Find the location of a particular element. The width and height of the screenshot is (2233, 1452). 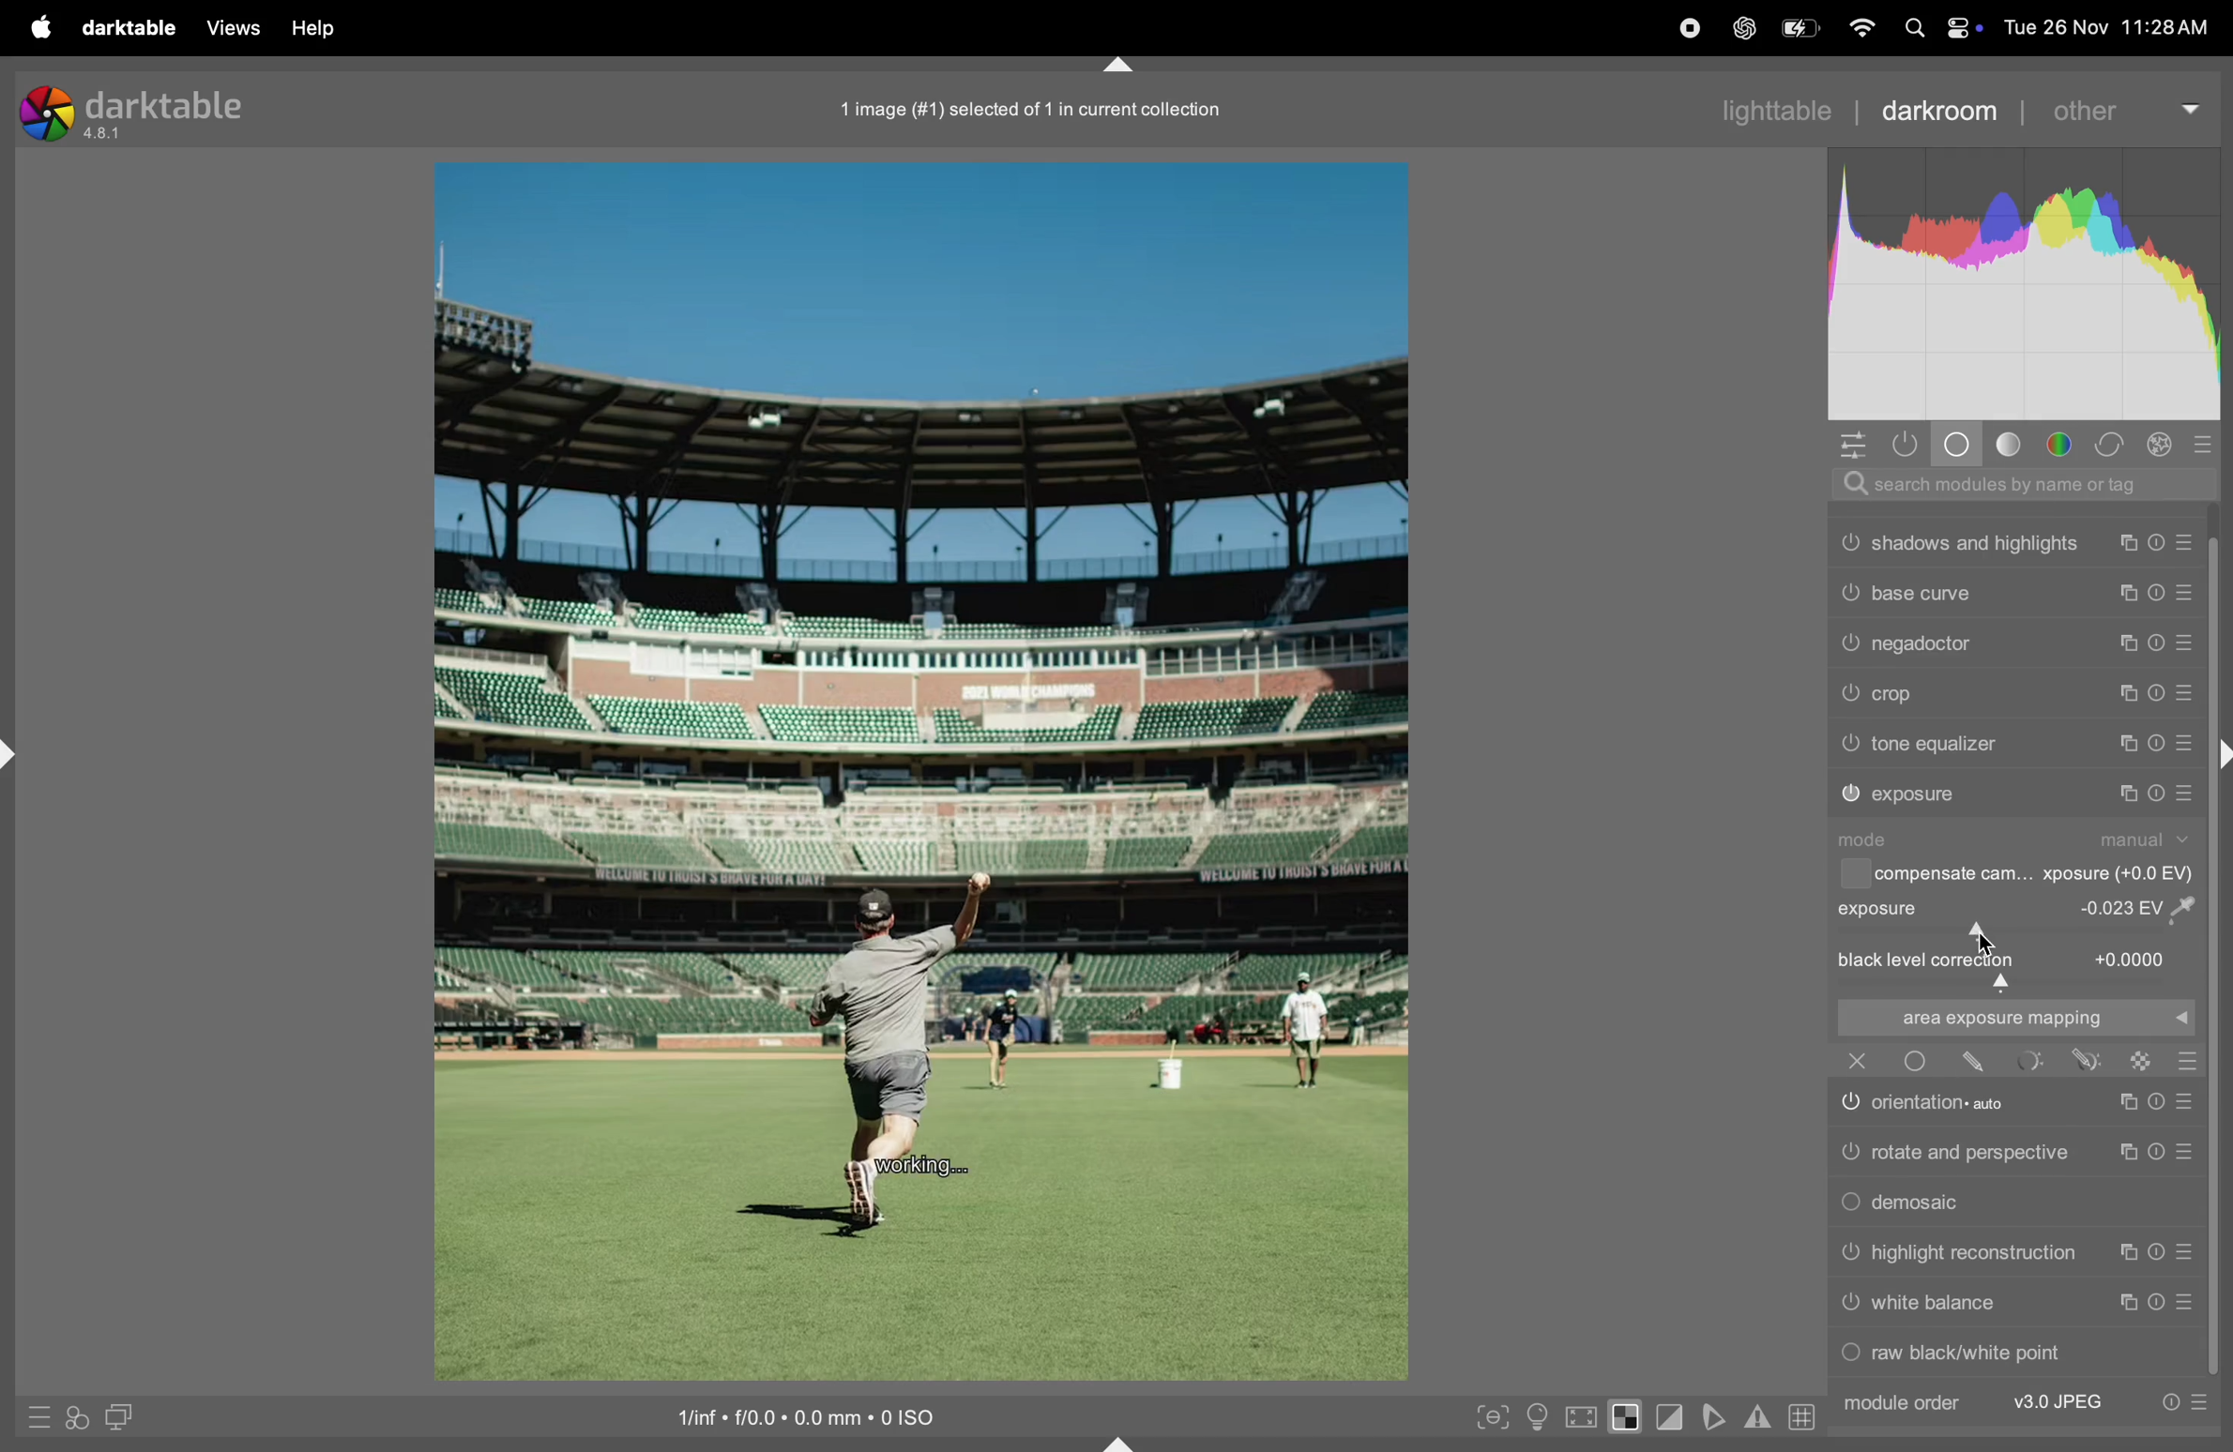

Switch on or off is located at coordinates (1849, 591).